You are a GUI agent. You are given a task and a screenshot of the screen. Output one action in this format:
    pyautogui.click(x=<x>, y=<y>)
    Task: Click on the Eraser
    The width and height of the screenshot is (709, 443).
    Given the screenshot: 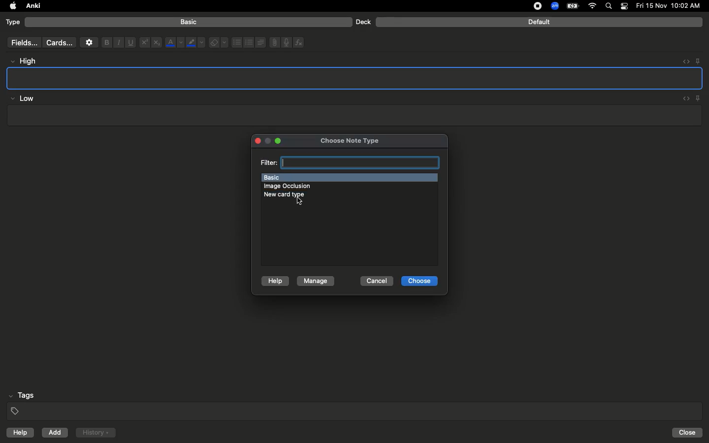 What is the action you would take?
    pyautogui.click(x=218, y=43)
    